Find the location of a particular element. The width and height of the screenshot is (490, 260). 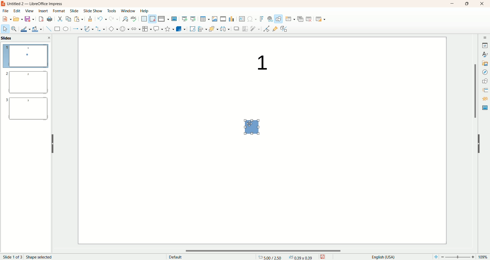

slide 2 is located at coordinates (26, 84).